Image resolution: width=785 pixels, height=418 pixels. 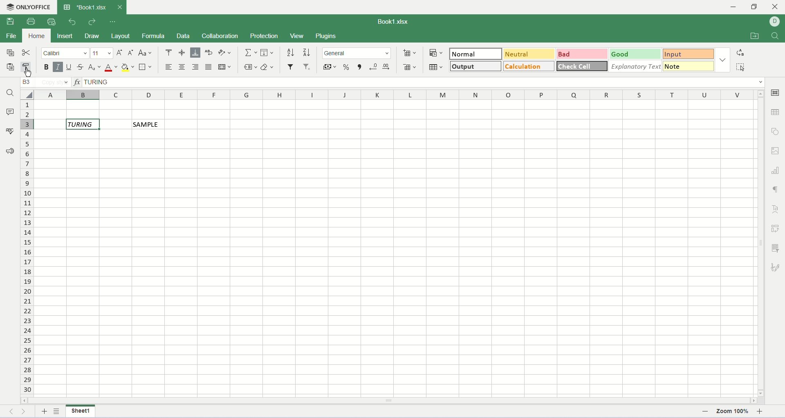 I want to click on fill, so click(x=267, y=52).